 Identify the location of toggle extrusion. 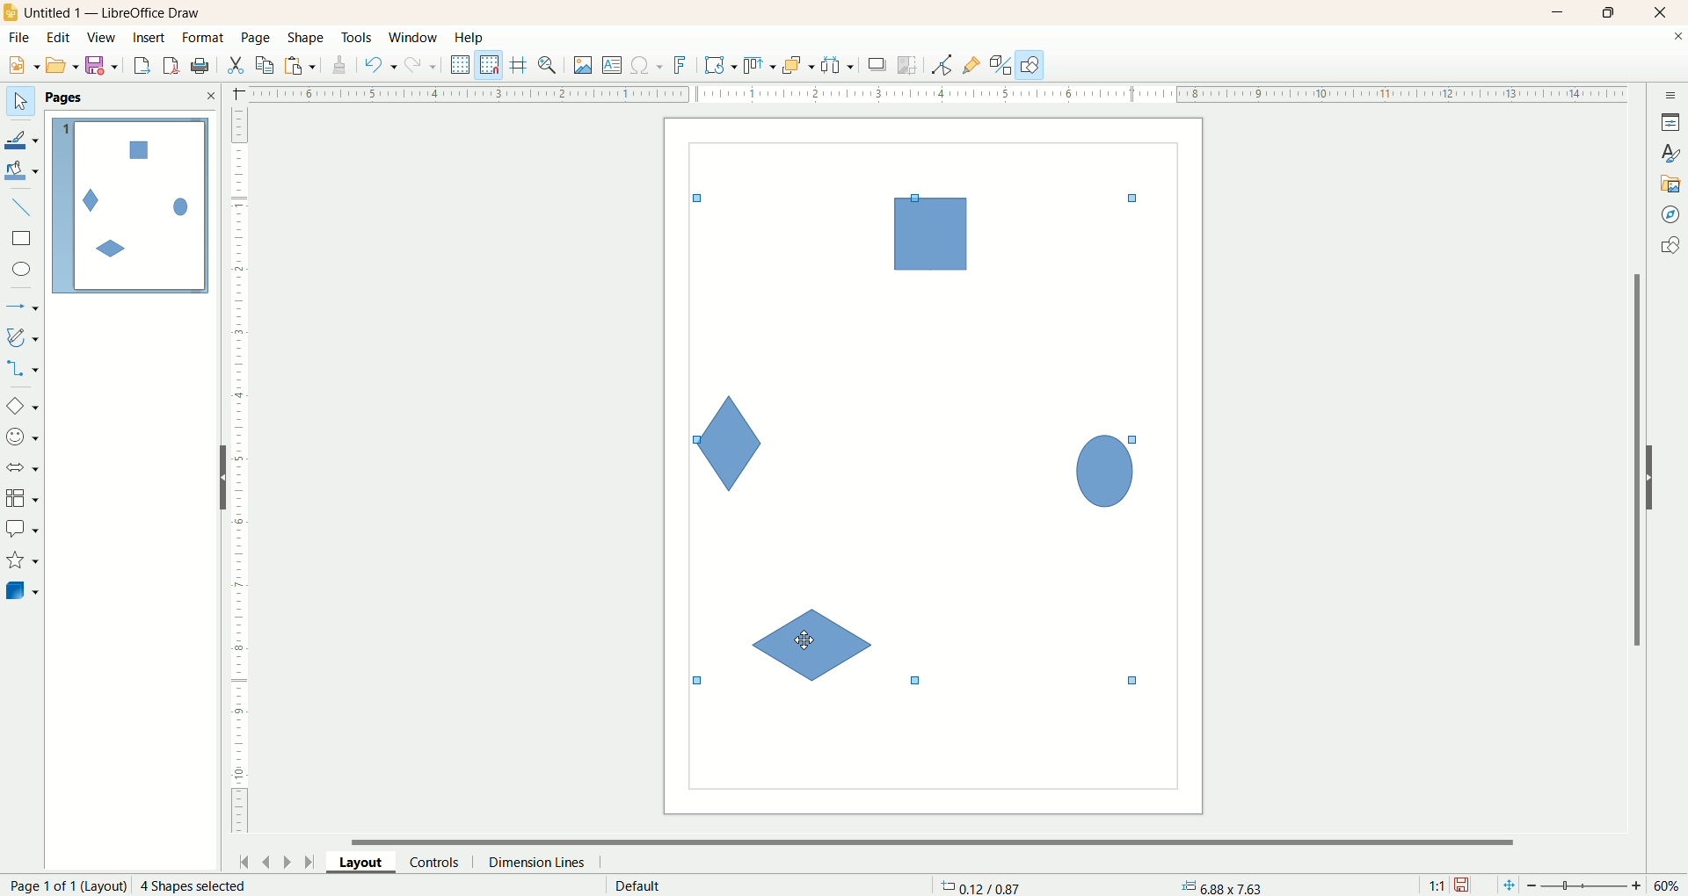
(1000, 65).